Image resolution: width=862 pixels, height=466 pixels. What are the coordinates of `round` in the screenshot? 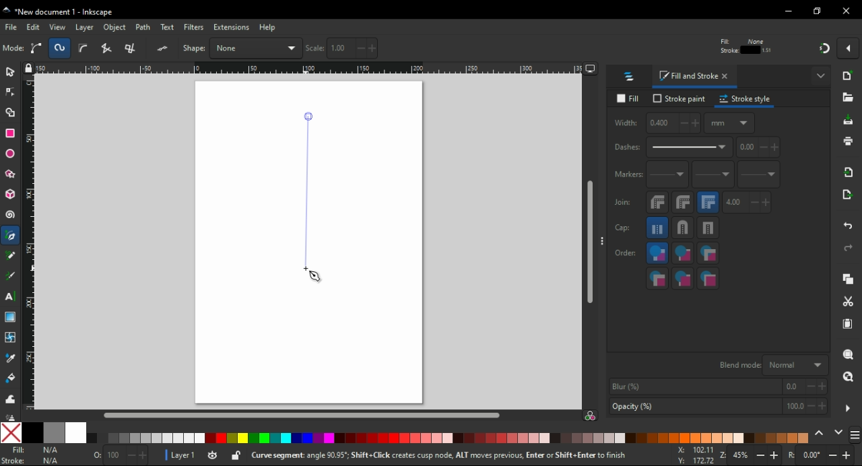 It's located at (682, 228).